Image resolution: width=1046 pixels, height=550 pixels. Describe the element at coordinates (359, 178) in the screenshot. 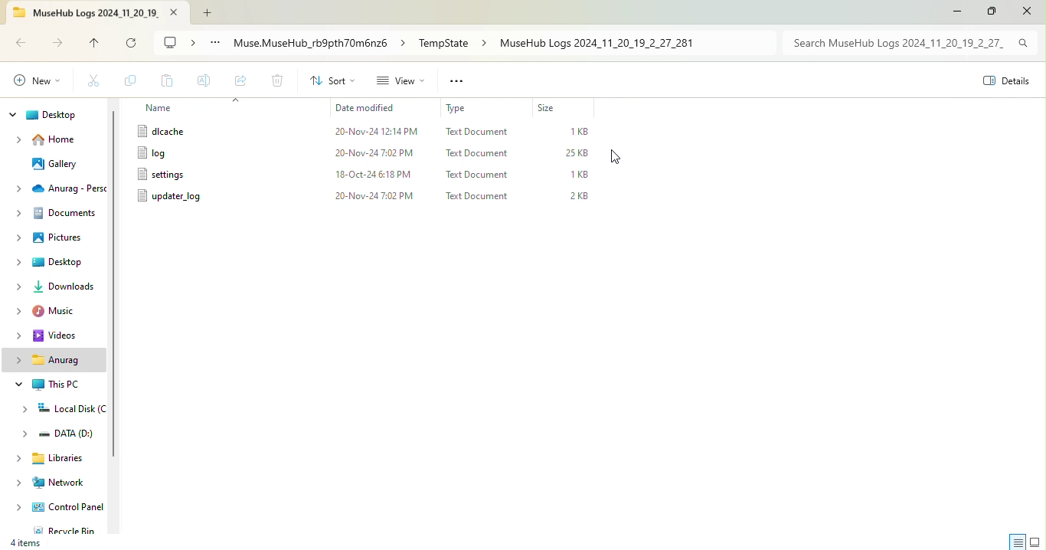

I see `File` at that location.